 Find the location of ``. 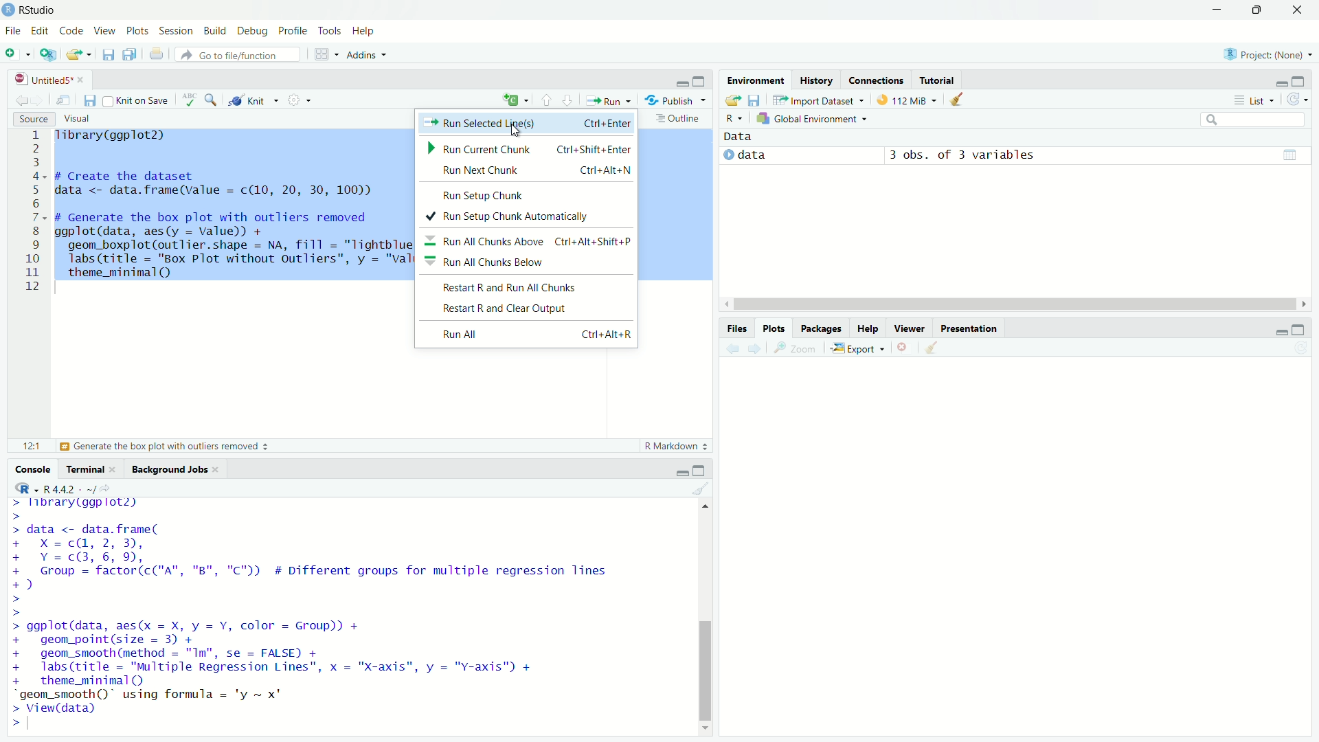

 is located at coordinates (732, 328).